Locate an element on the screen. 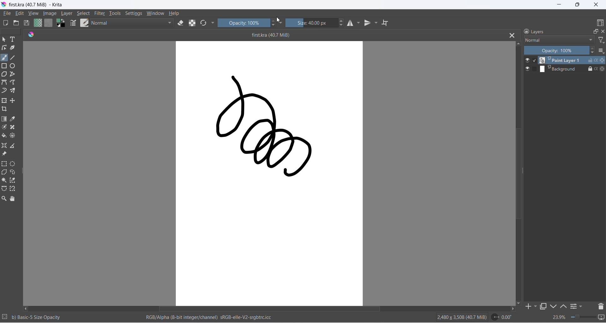 The image size is (606, 323). Preserve alpha is located at coordinates (602, 60).